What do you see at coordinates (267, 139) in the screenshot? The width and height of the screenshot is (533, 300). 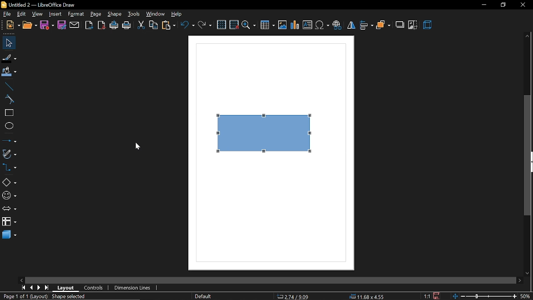 I see `Current shape` at bounding box center [267, 139].